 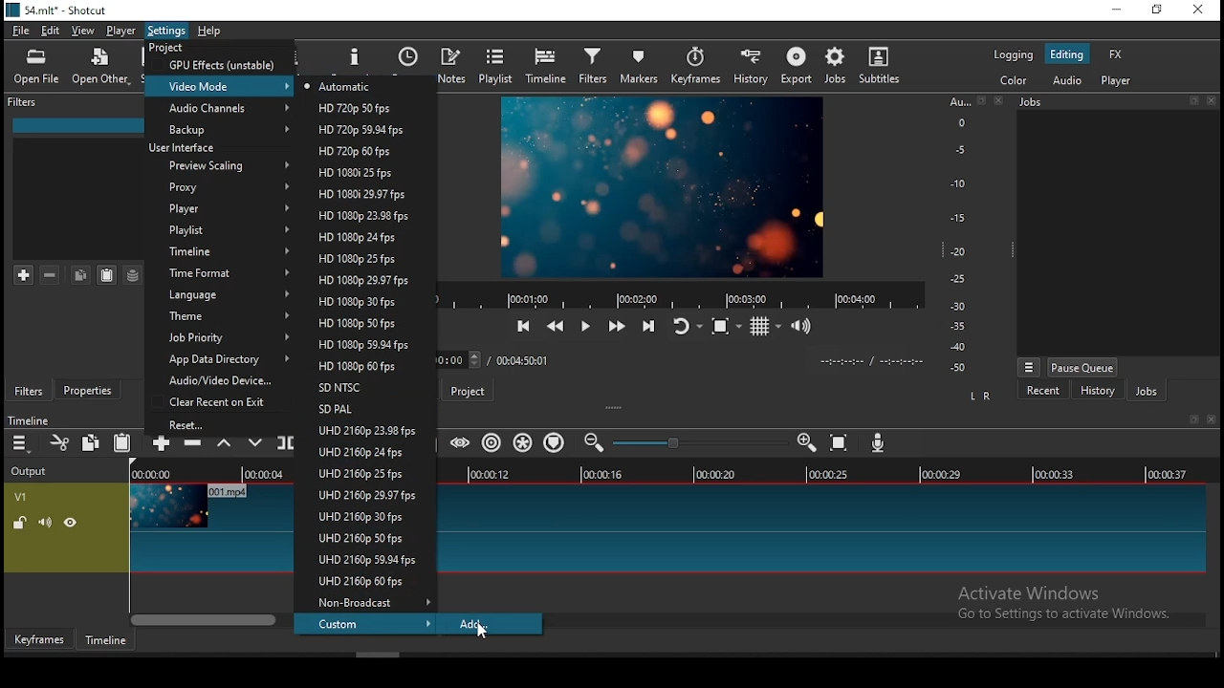 What do you see at coordinates (359, 193) in the screenshot?
I see `resolution option` at bounding box center [359, 193].